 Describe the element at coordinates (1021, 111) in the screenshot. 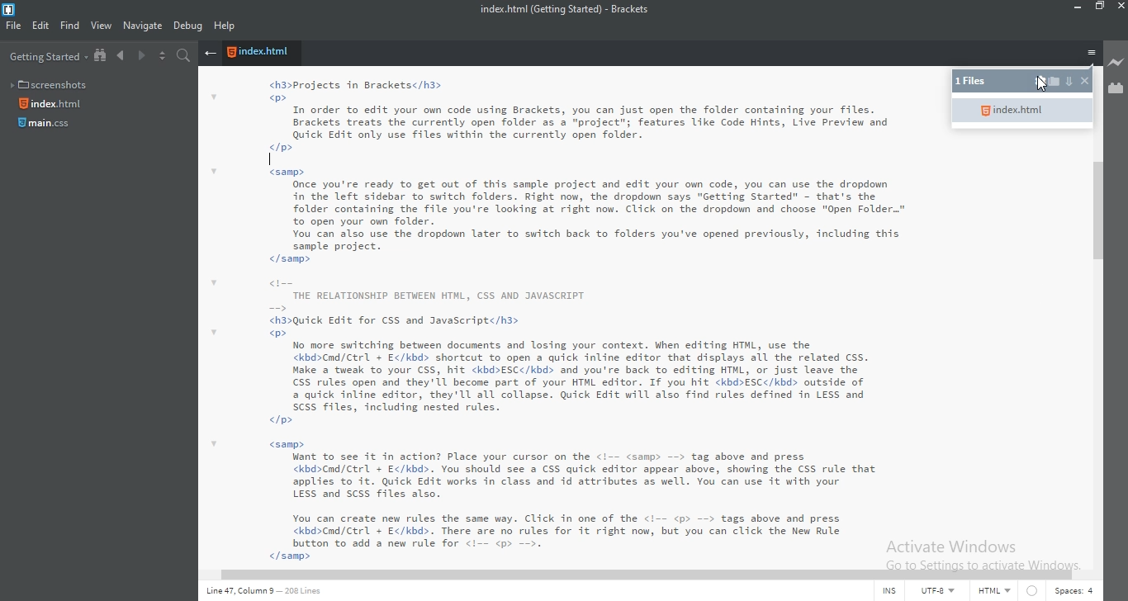

I see `index.html` at that location.